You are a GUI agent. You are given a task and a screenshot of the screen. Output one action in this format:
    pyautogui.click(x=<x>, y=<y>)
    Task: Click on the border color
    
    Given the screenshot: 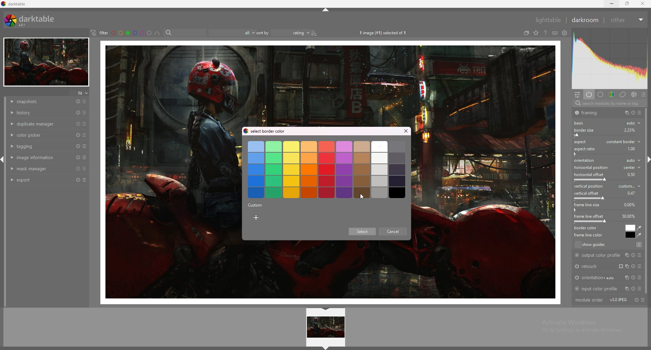 What is the action you would take?
    pyautogui.click(x=588, y=228)
    